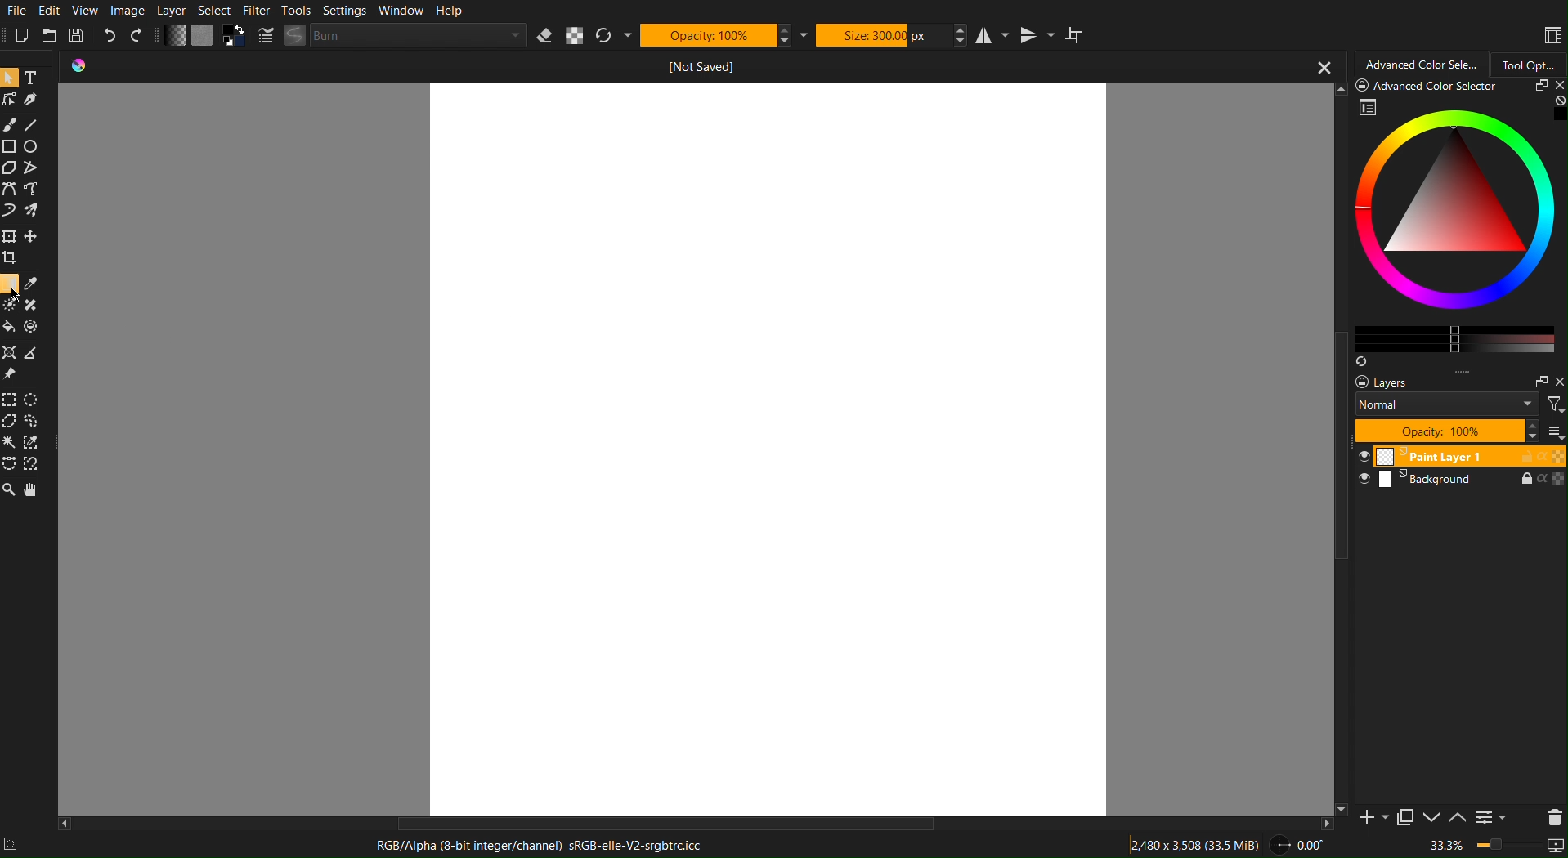  Describe the element at coordinates (992, 34) in the screenshot. I see `Horizontal Mirror` at that location.